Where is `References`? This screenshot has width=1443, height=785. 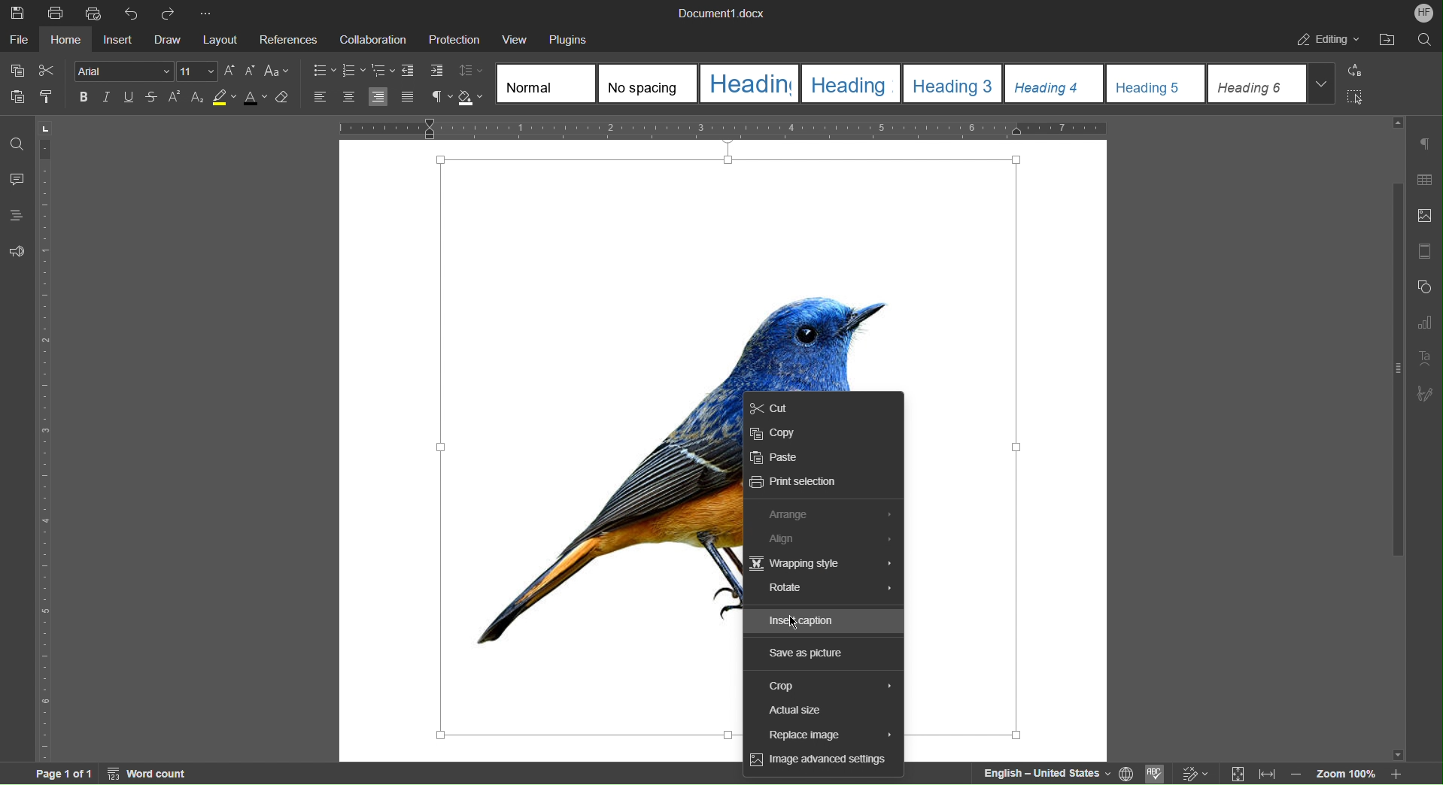
References is located at coordinates (287, 41).